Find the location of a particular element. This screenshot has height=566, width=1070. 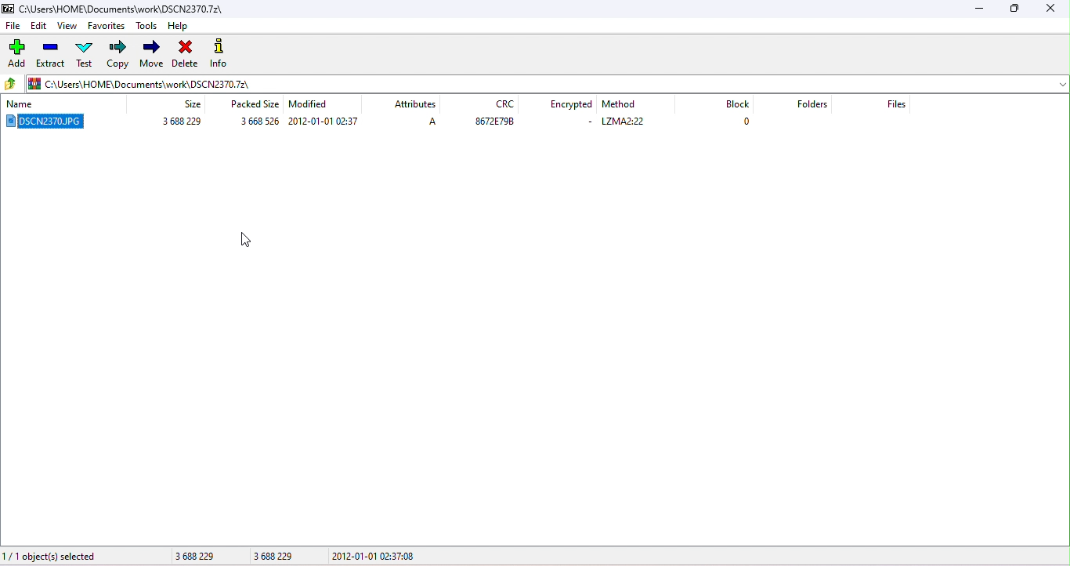

name is located at coordinates (30, 103).